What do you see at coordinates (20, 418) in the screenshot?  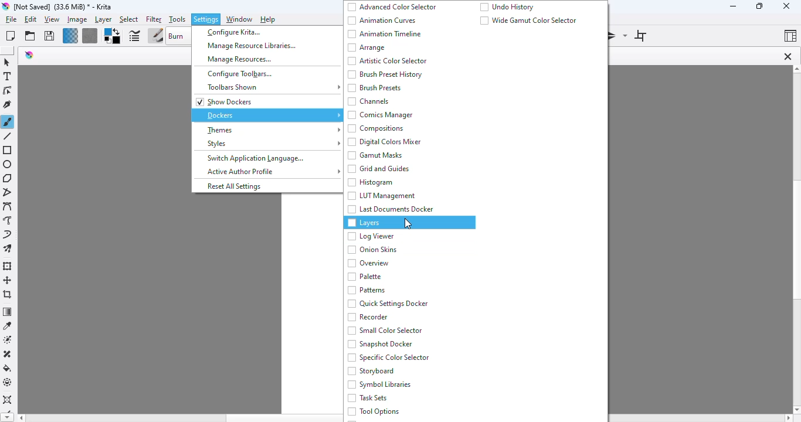 I see `scroll left` at bounding box center [20, 418].